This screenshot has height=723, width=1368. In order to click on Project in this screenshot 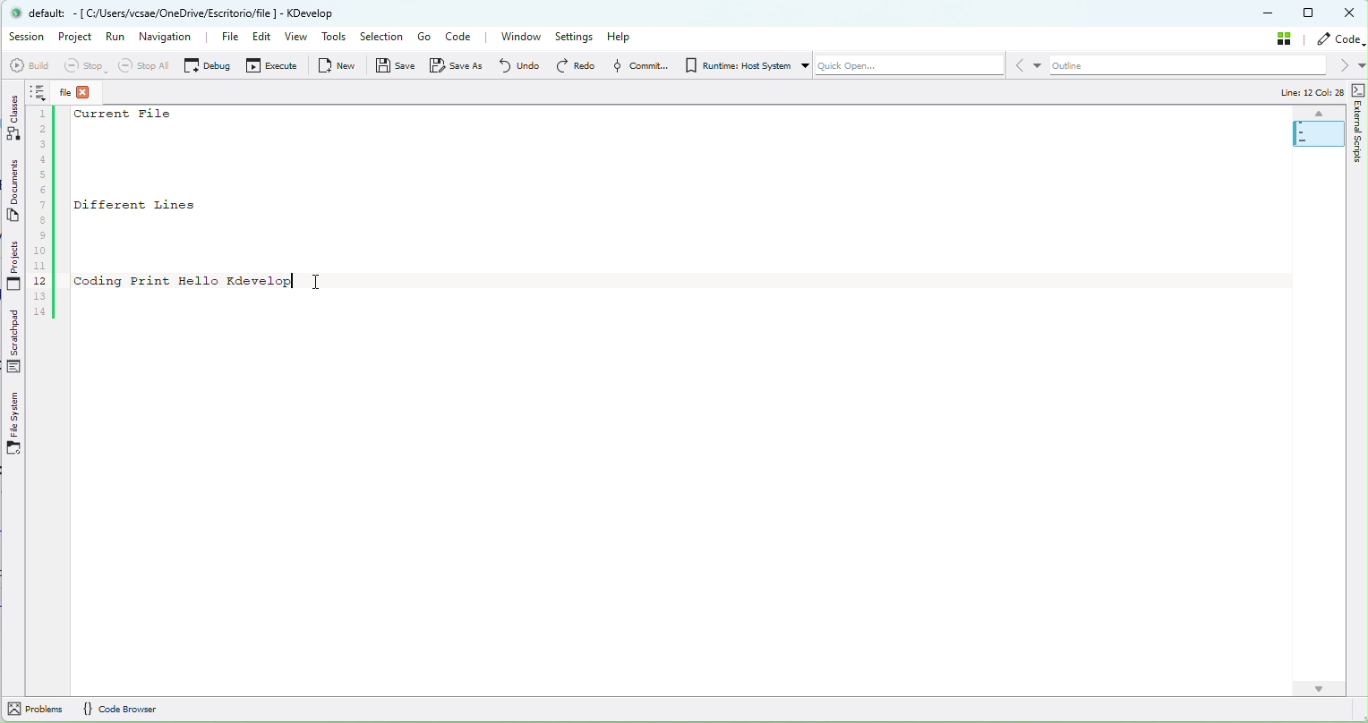, I will do `click(78, 38)`.